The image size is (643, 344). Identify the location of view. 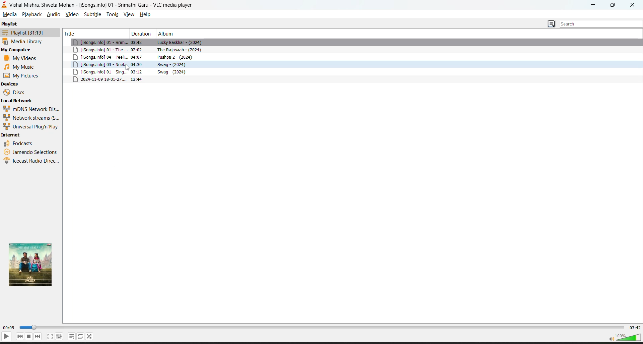
(128, 14).